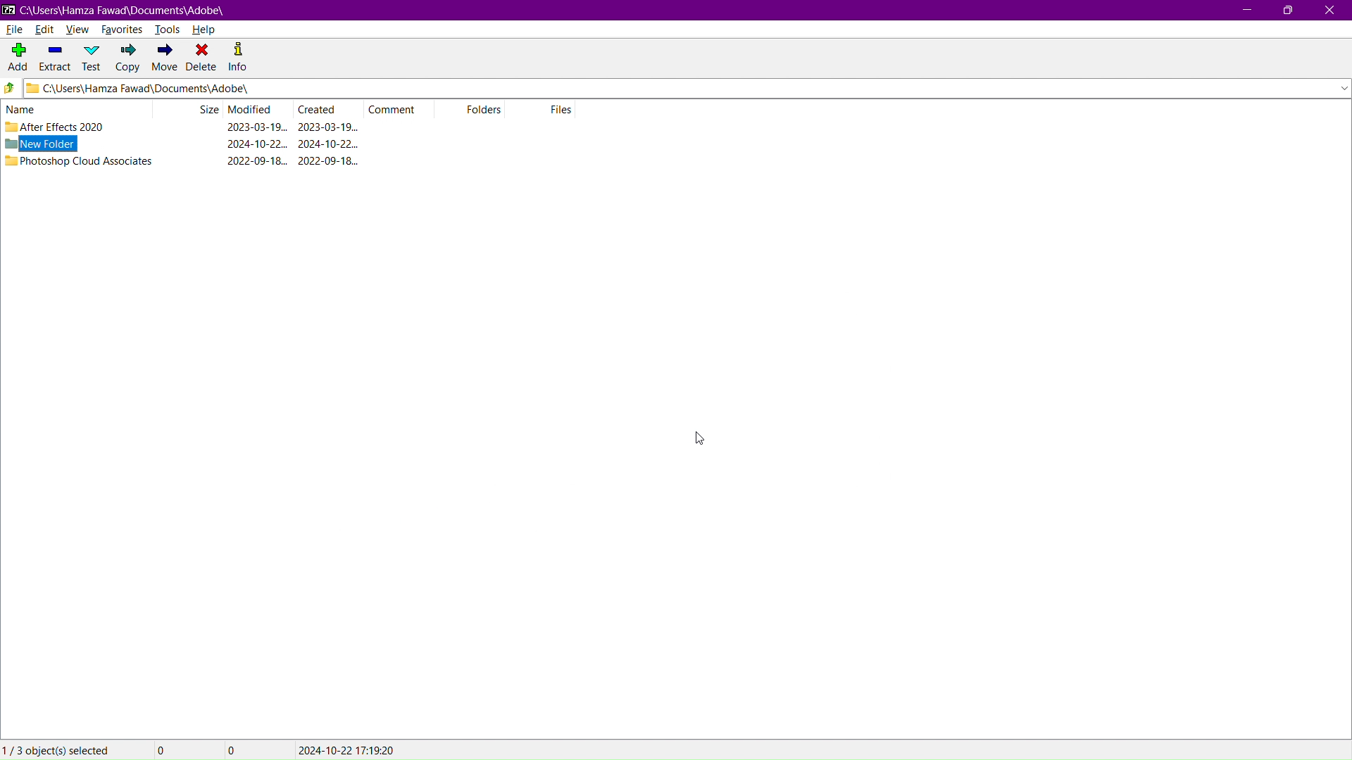 The width and height of the screenshot is (1352, 760). What do you see at coordinates (1287, 11) in the screenshot?
I see `Maximize` at bounding box center [1287, 11].